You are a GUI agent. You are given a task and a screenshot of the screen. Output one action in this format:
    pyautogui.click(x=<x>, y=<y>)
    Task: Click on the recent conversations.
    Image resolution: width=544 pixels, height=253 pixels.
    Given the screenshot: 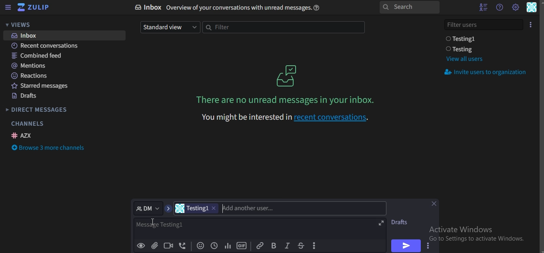 What is the action you would take?
    pyautogui.click(x=284, y=116)
    